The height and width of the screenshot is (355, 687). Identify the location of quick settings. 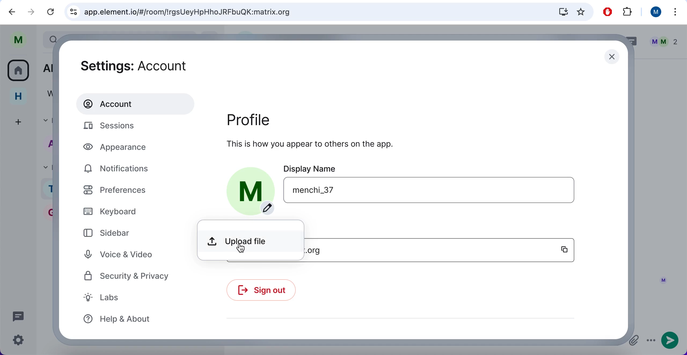
(19, 340).